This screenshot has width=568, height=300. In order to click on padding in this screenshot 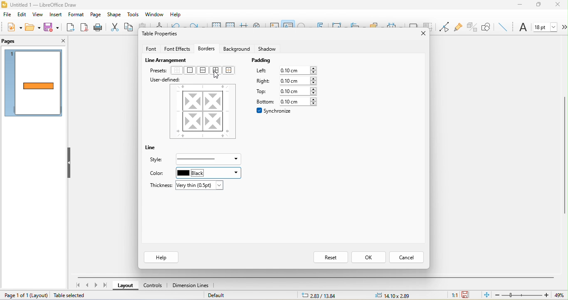, I will do `click(264, 61)`.